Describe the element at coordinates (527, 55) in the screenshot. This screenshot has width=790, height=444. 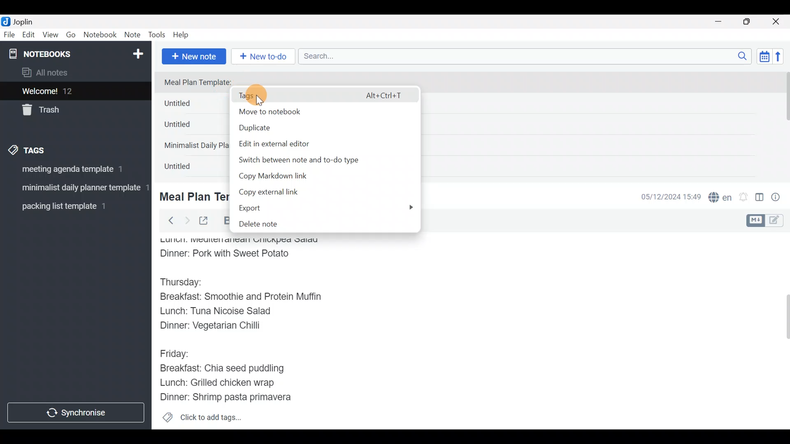
I see `Search bar` at that location.